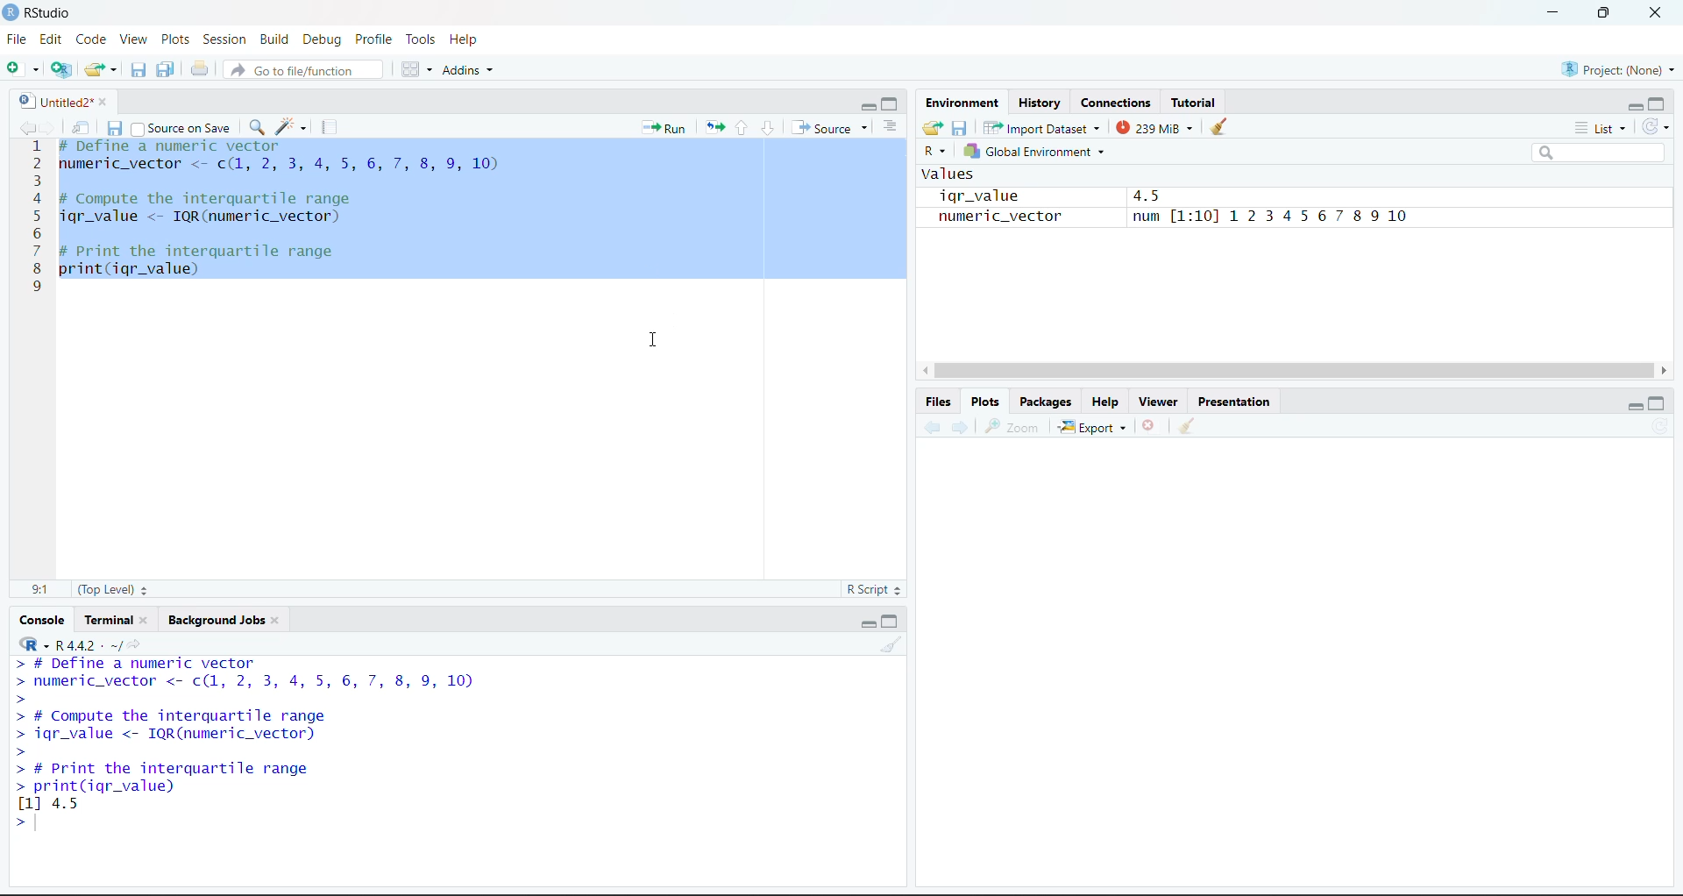  I want to click on Plots, so click(987, 401).